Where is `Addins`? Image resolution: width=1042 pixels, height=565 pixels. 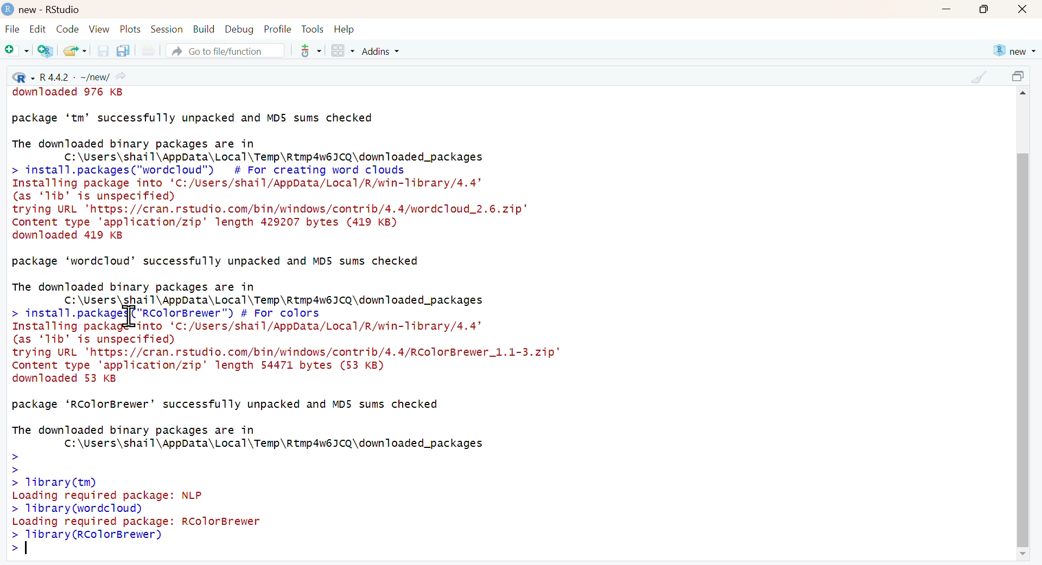
Addins is located at coordinates (382, 52).